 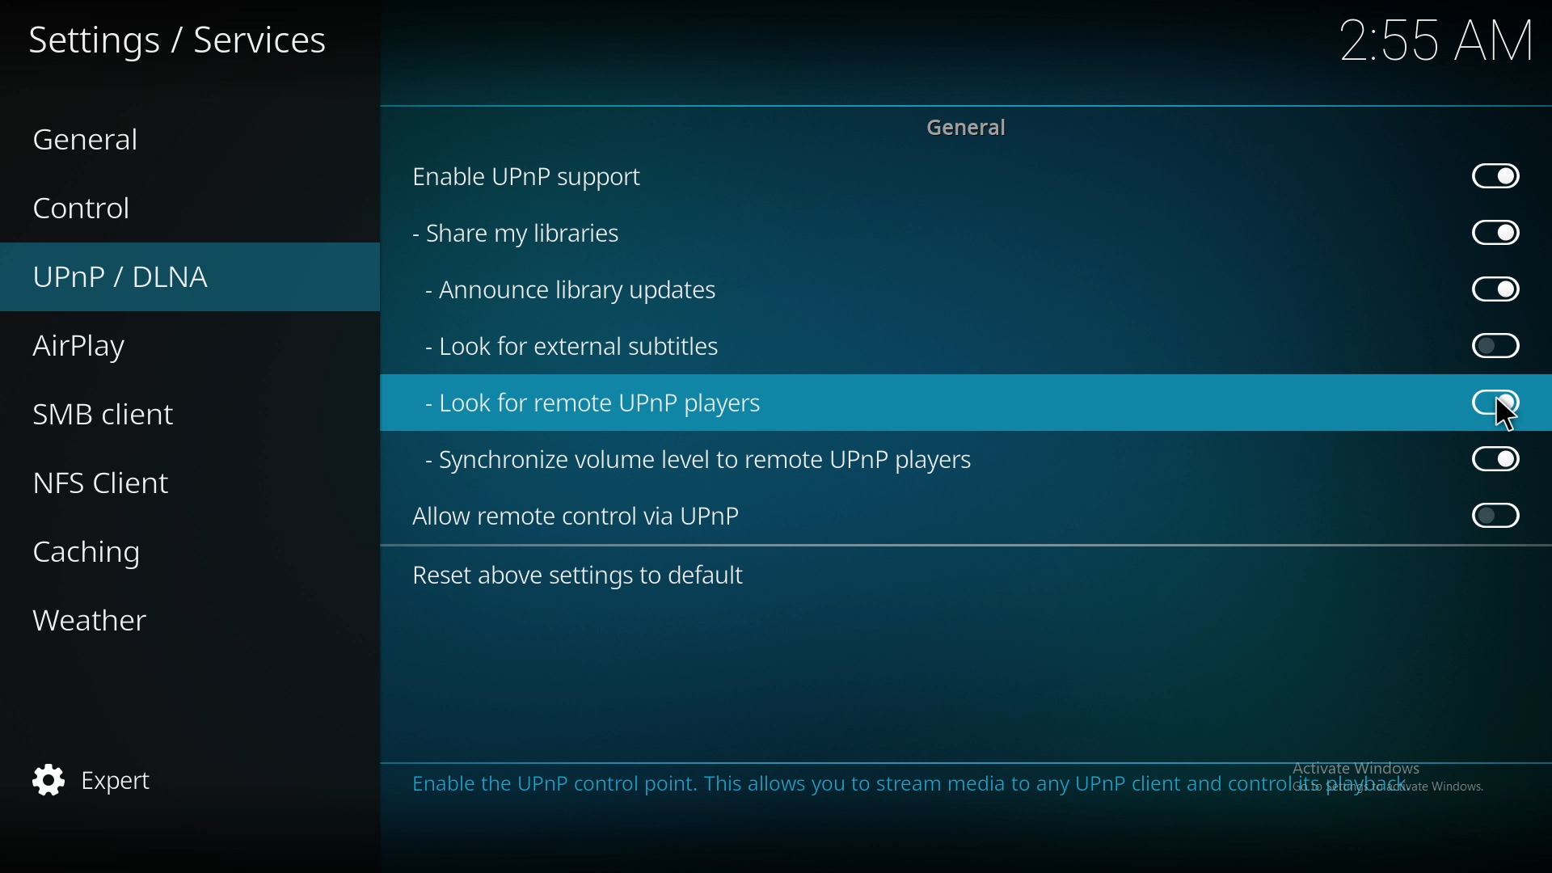 What do you see at coordinates (1497, 515) in the screenshot?
I see `Off` at bounding box center [1497, 515].